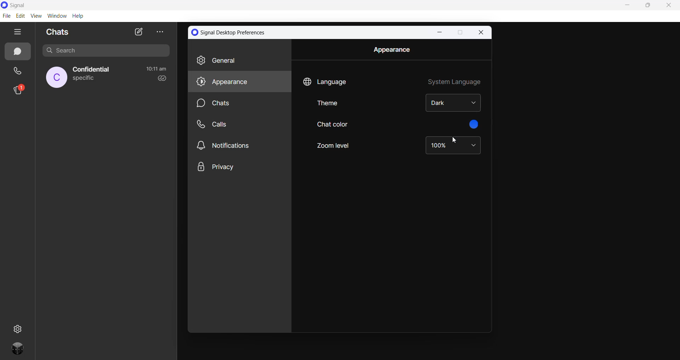 The image size is (680, 360). Describe the element at coordinates (239, 124) in the screenshot. I see `` at that location.